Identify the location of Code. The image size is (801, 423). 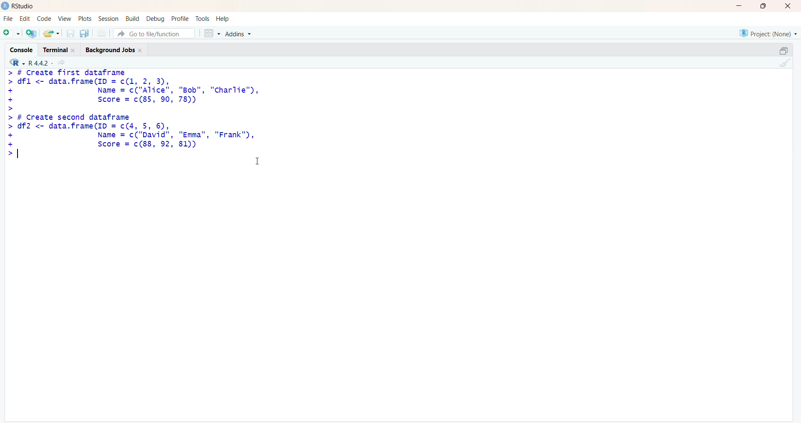
(44, 18).